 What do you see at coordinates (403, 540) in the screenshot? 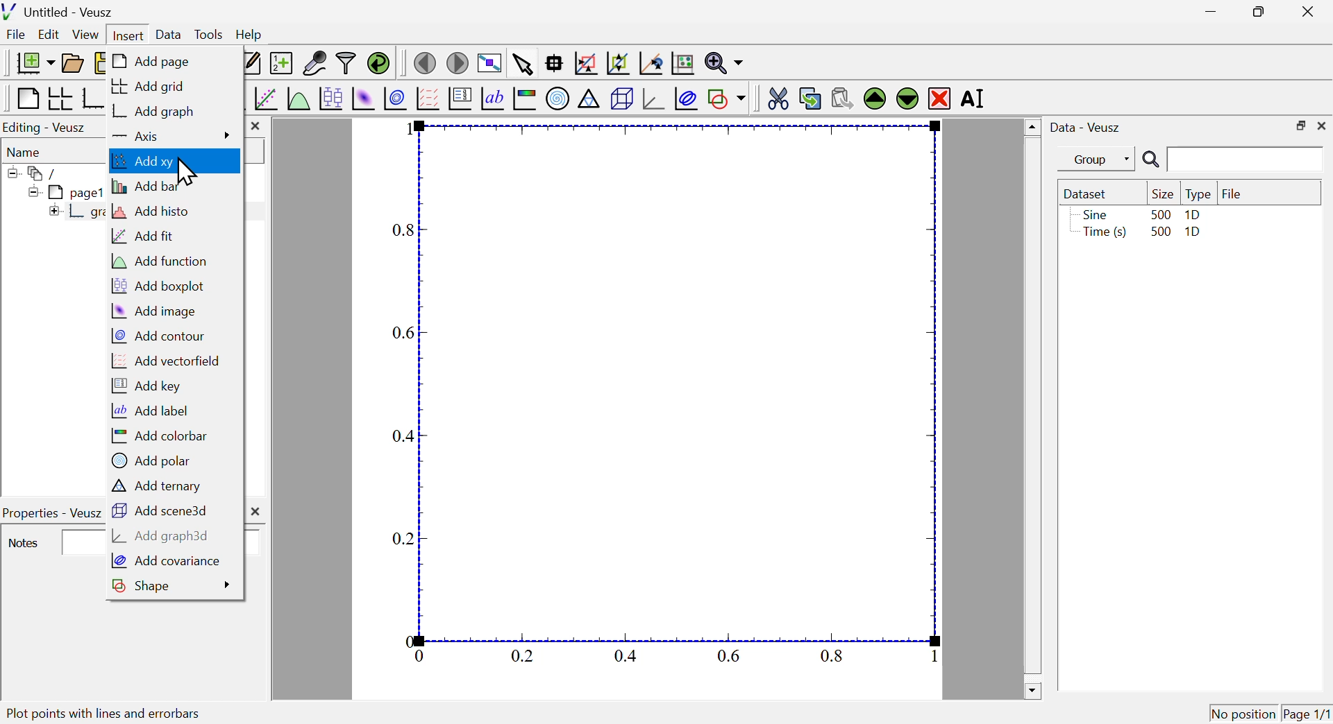
I see `0.2` at bounding box center [403, 540].